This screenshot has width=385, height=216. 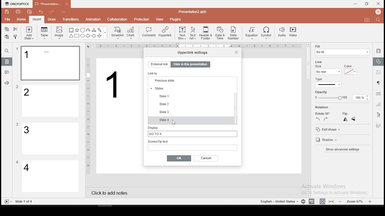 I want to click on image settings, so click(x=378, y=73).